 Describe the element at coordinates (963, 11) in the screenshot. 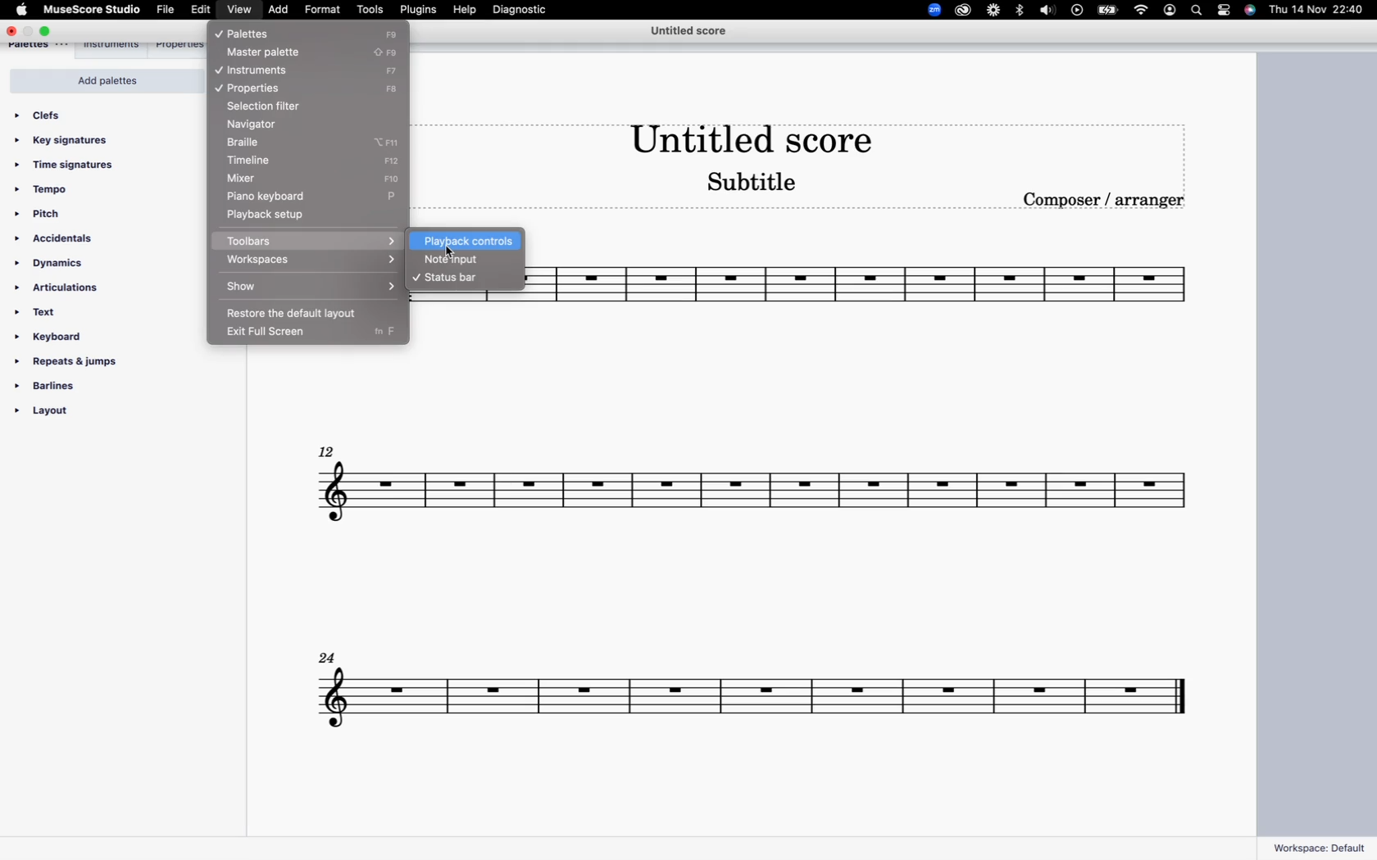

I see `creative cloud` at that location.